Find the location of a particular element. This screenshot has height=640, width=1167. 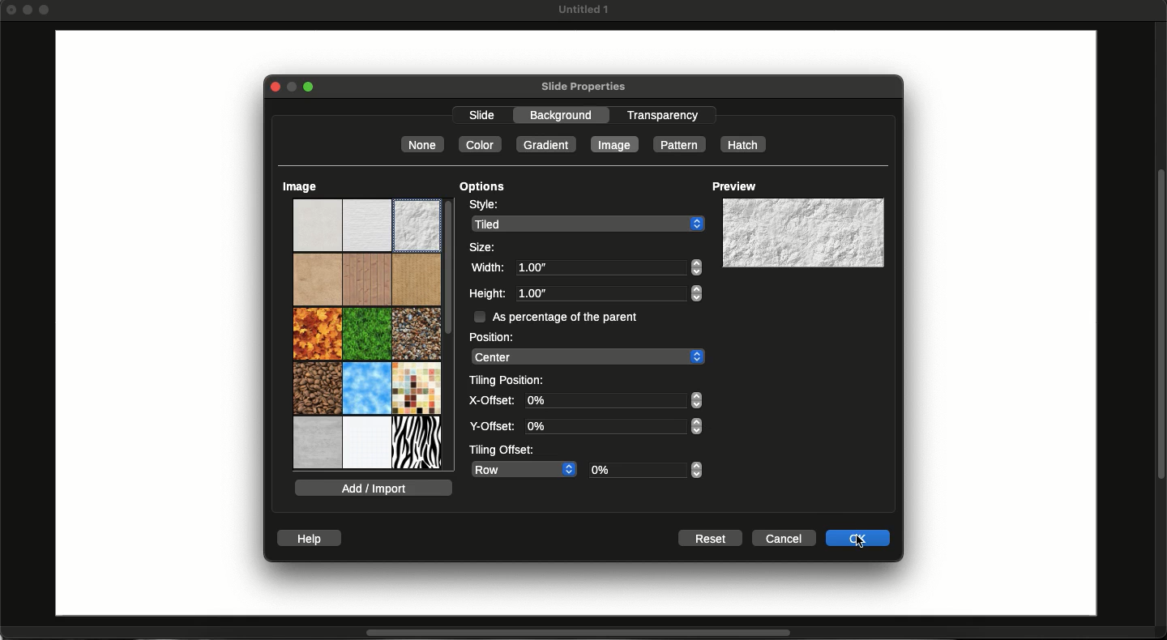

Options is located at coordinates (483, 187).